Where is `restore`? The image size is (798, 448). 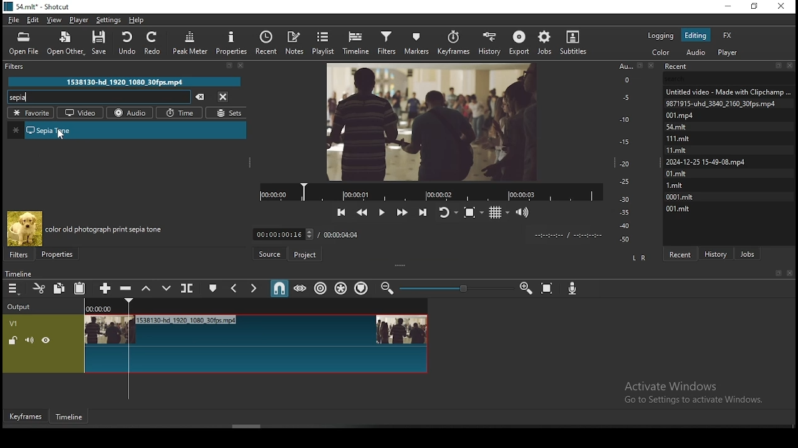 restore is located at coordinates (754, 7).